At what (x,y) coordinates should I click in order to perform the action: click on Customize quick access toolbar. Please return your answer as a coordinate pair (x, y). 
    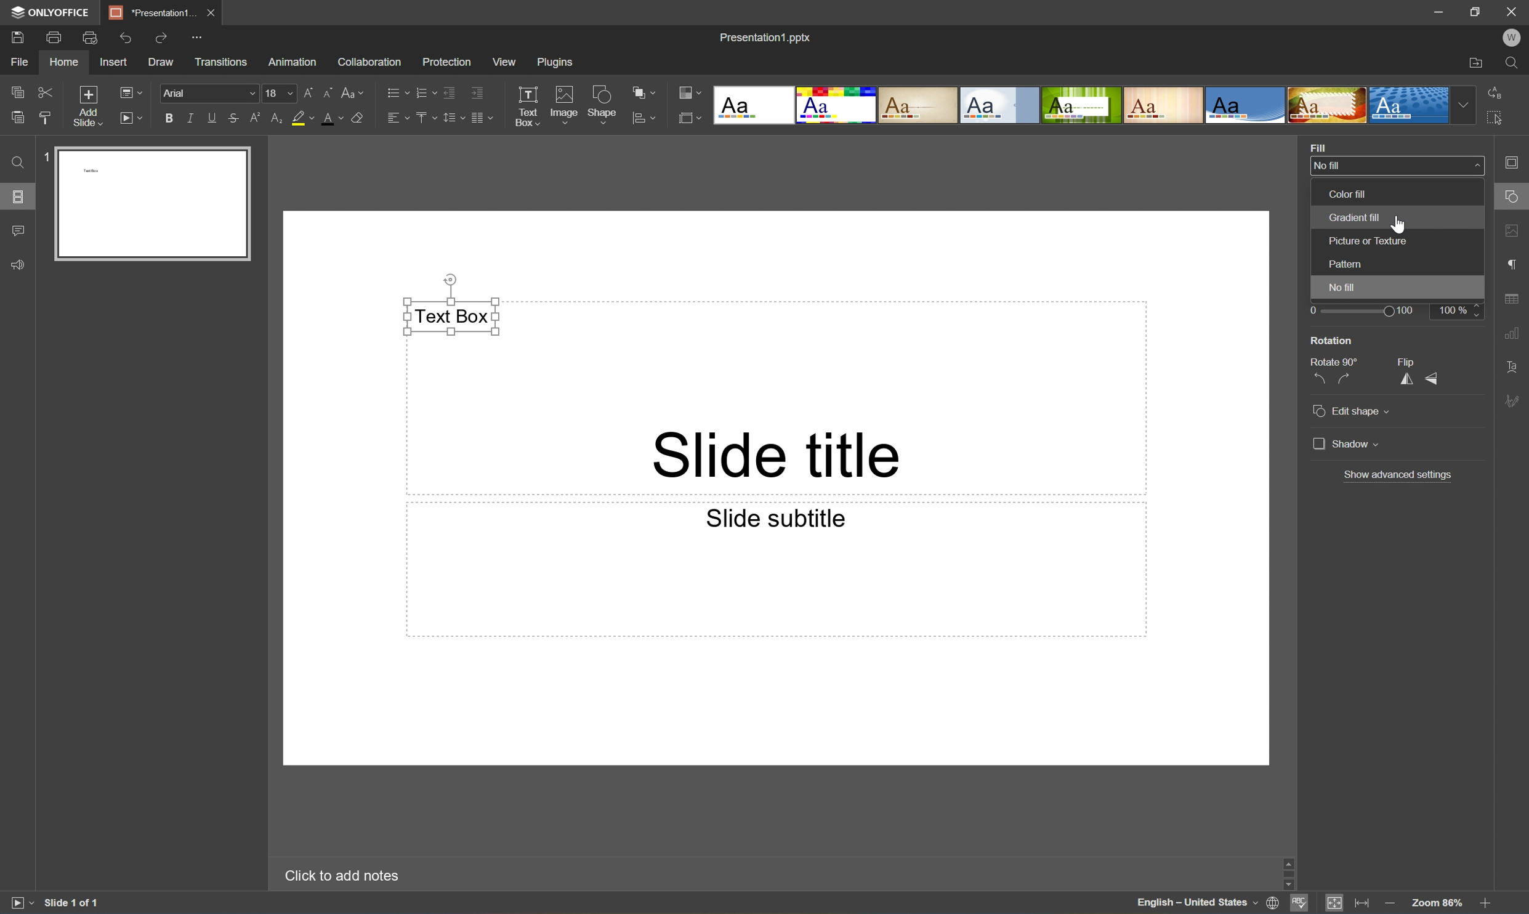
    Looking at the image, I should click on (198, 36).